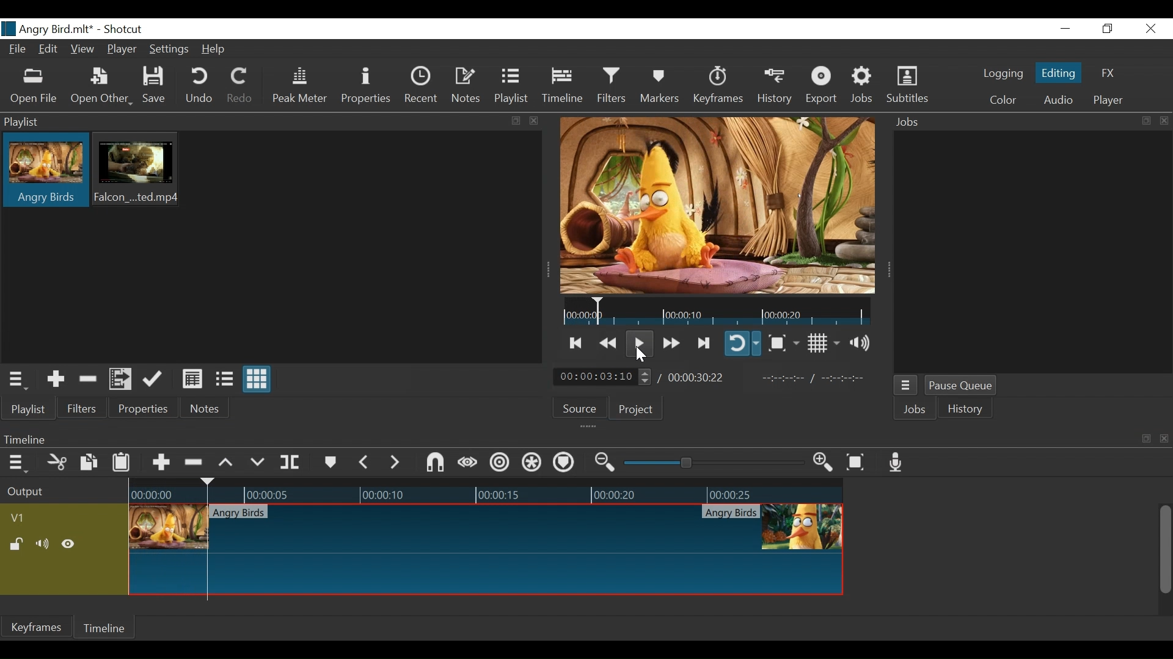 The height and width of the screenshot is (659, 1173). I want to click on Editing, so click(1059, 74).